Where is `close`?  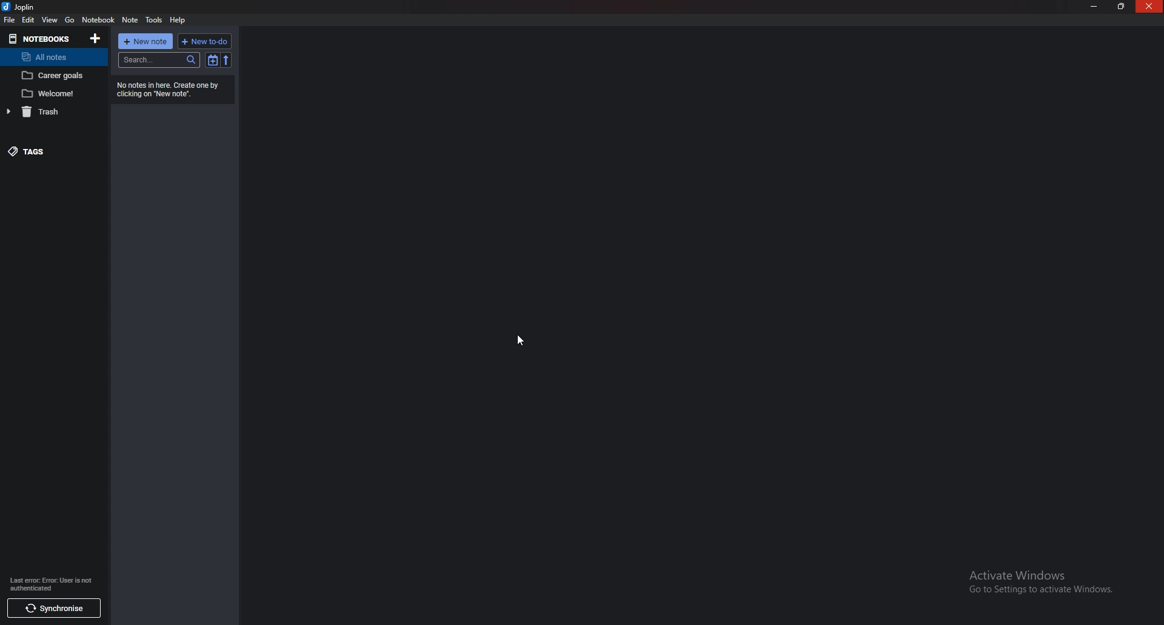 close is located at coordinates (1149, 7).